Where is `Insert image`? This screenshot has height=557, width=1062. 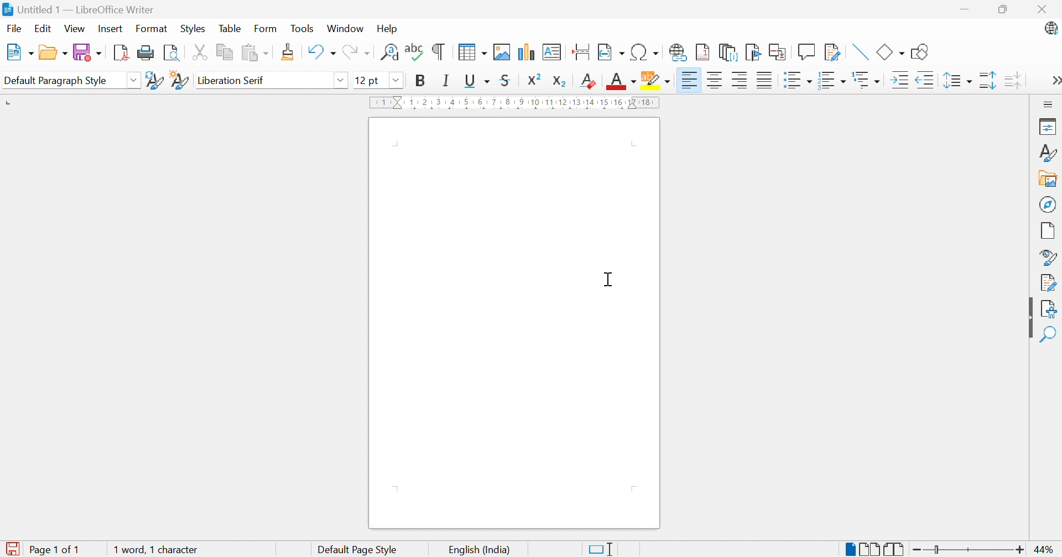 Insert image is located at coordinates (503, 52).